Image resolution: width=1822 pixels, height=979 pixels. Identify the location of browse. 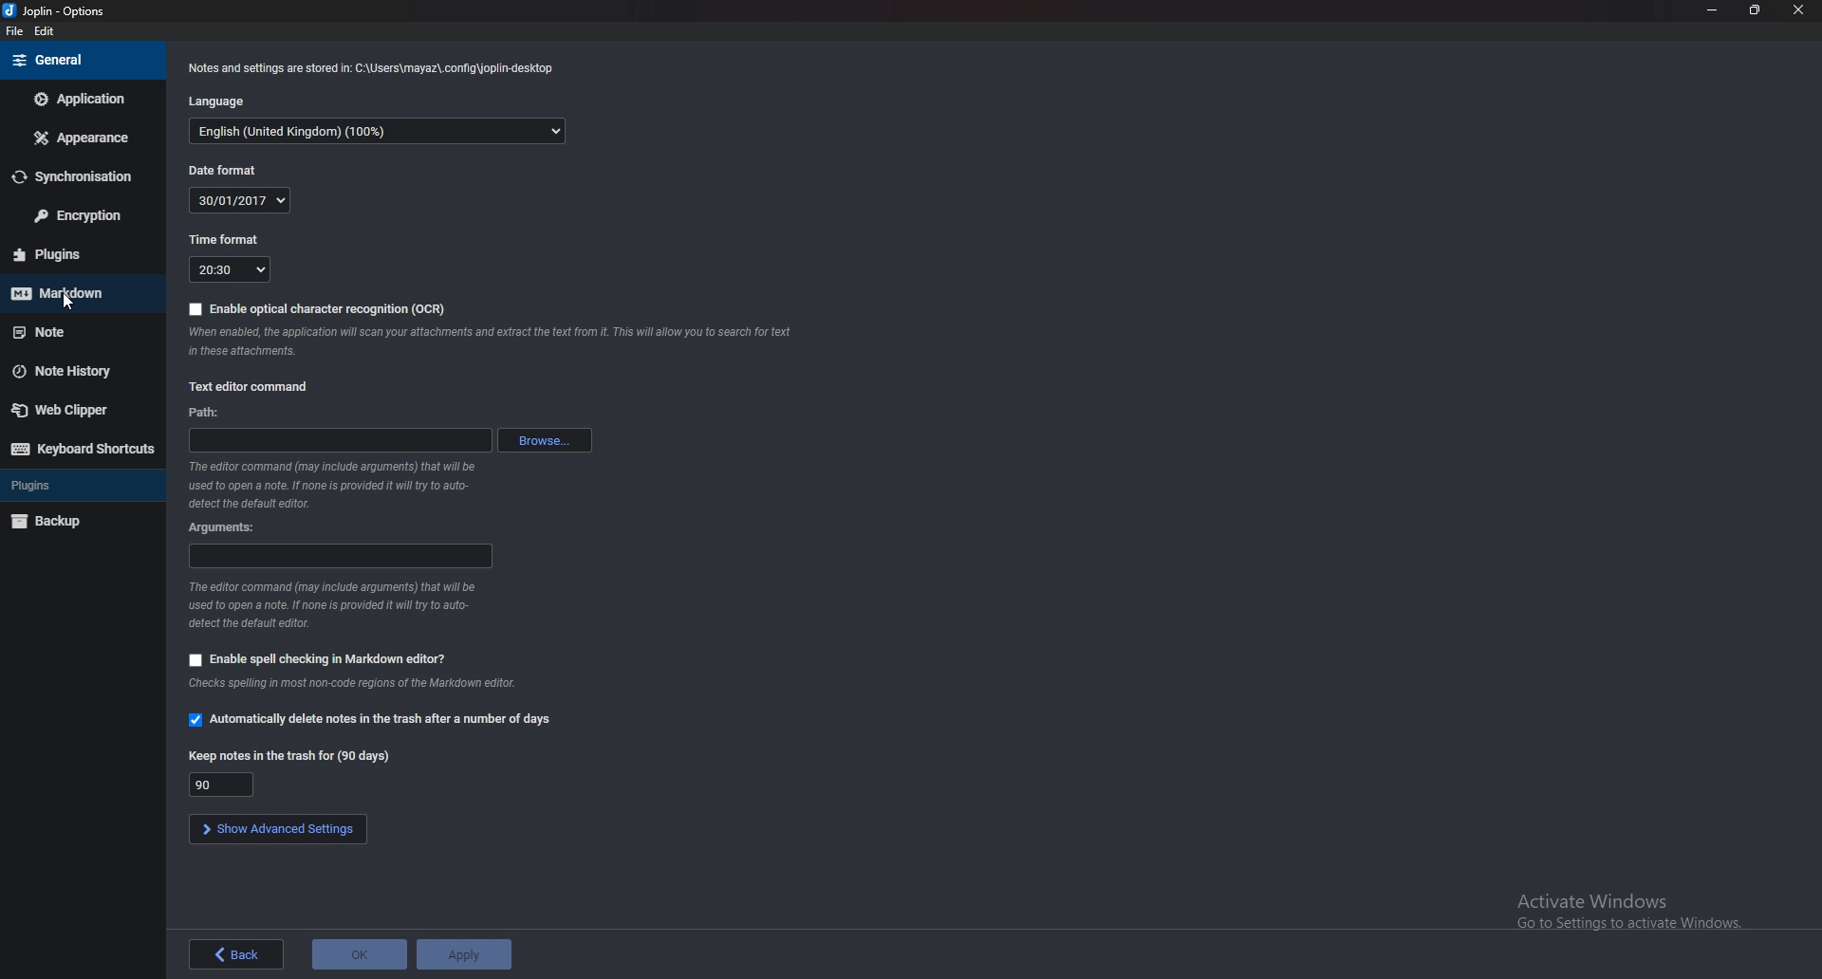
(544, 439).